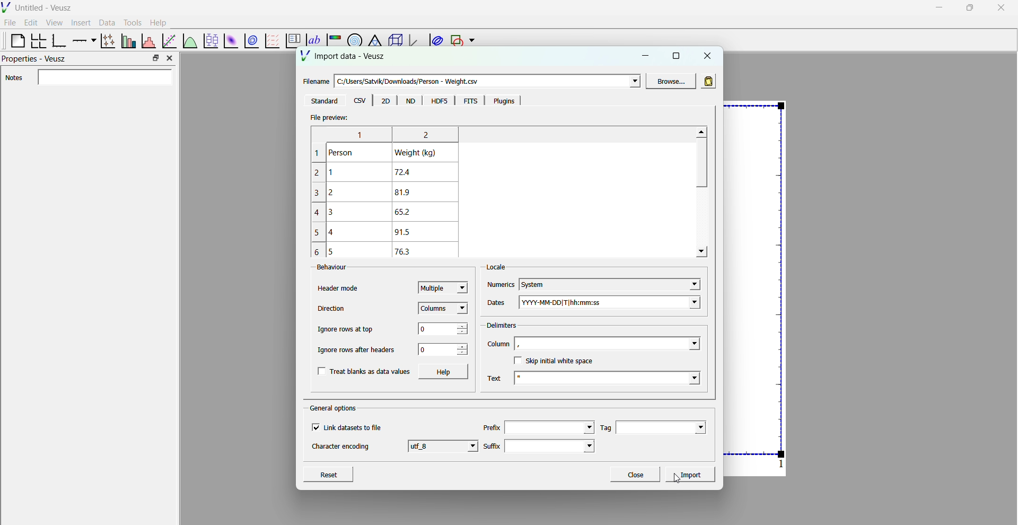 This screenshot has height=525, width=1018. What do you see at coordinates (605, 427) in the screenshot?
I see `Tag` at bounding box center [605, 427].